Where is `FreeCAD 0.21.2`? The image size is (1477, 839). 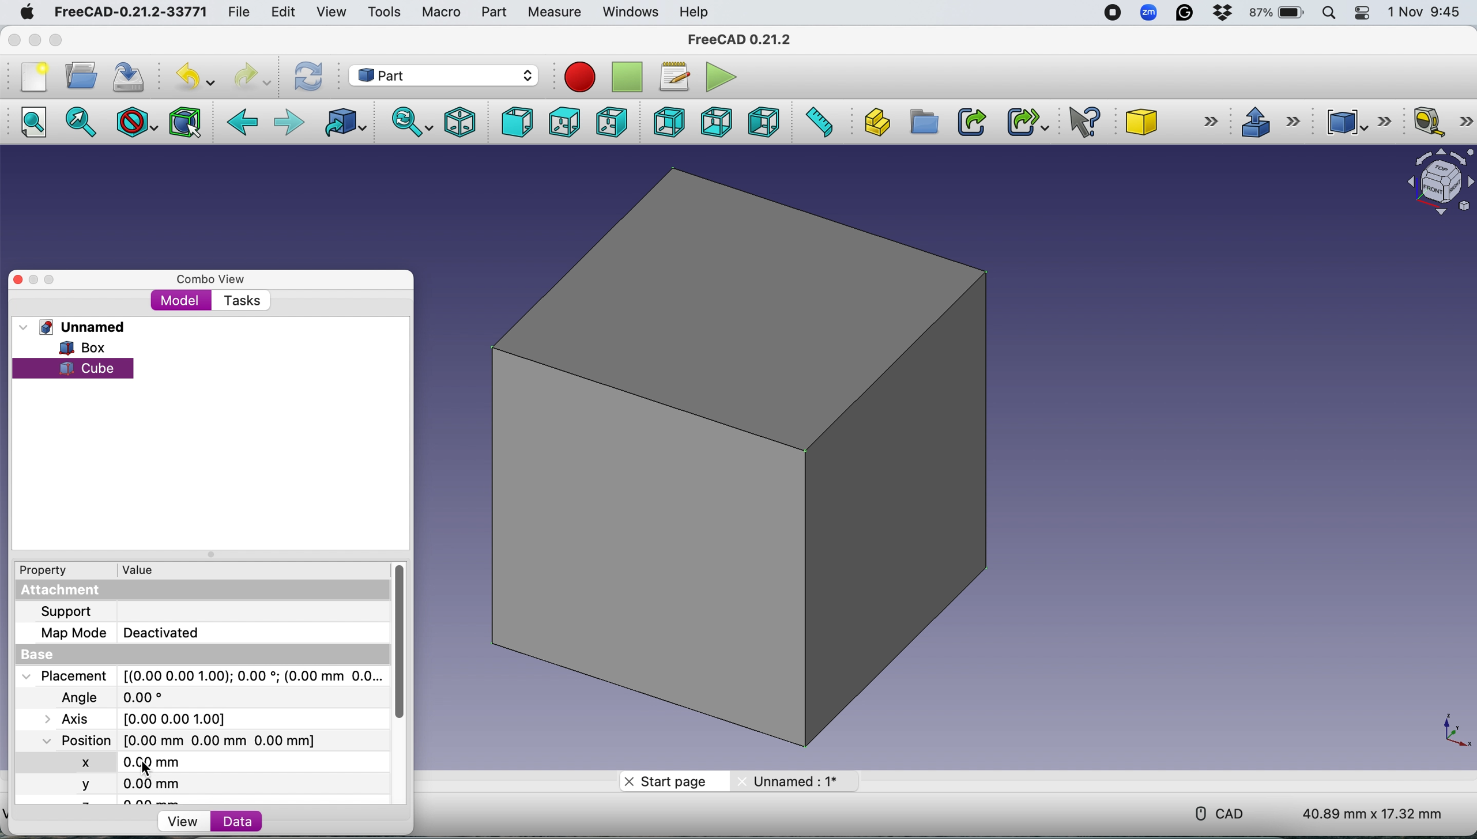 FreeCAD 0.21.2 is located at coordinates (741, 41).